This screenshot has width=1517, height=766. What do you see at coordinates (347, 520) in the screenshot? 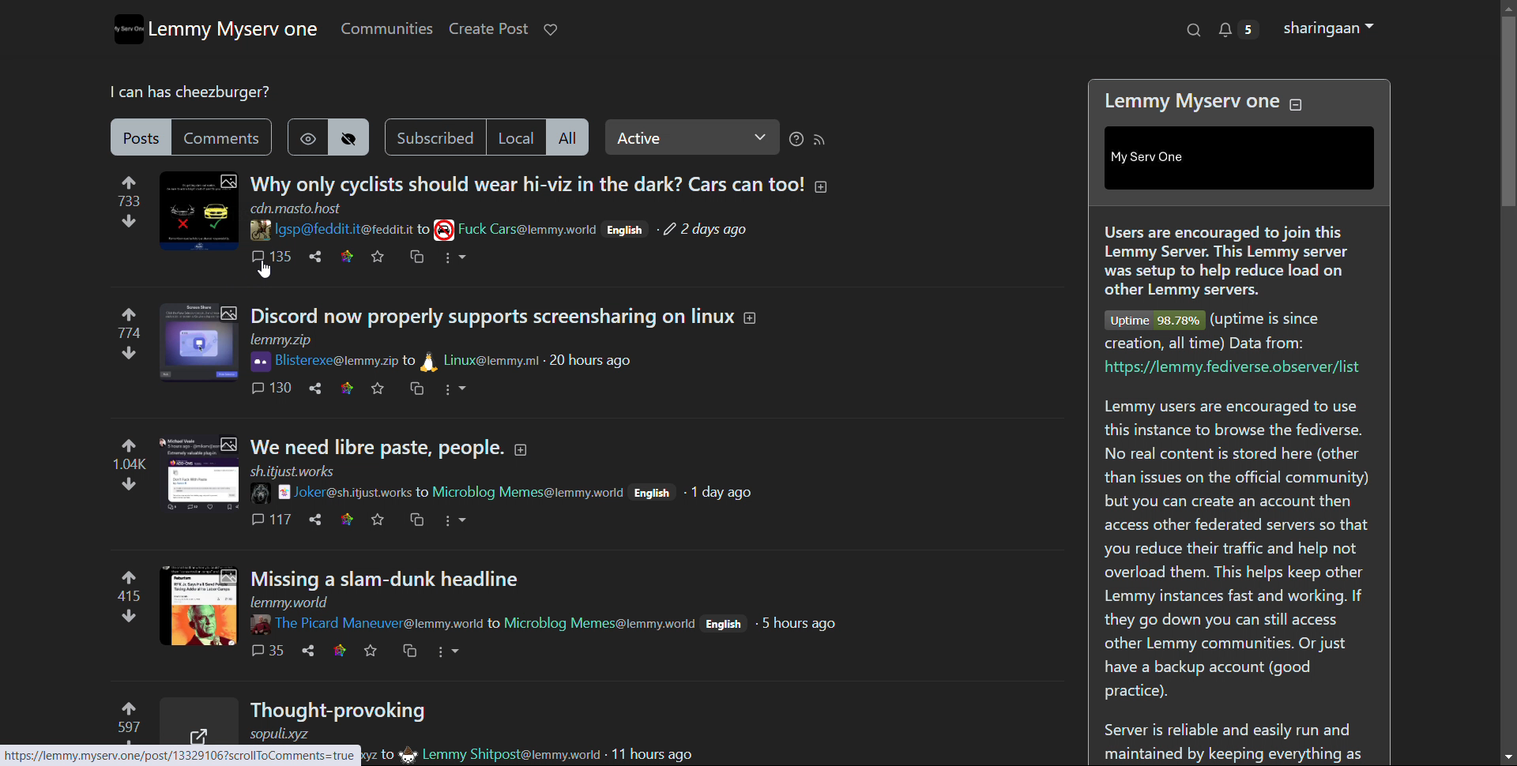
I see `link` at bounding box center [347, 520].